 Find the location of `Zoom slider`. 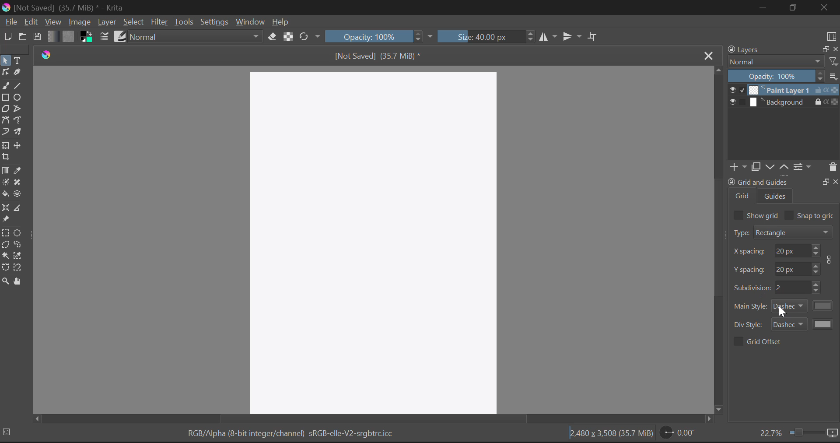

Zoom slider is located at coordinates (805, 432).